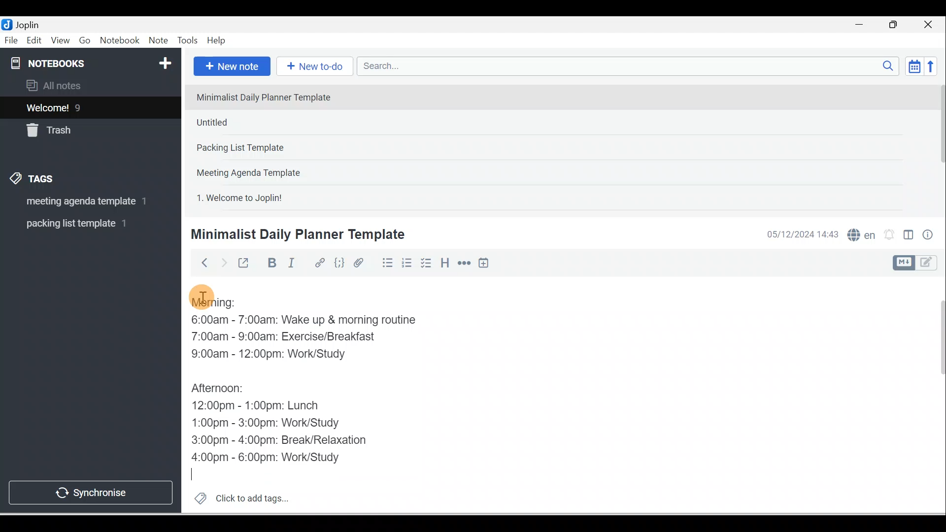 This screenshot has width=946, height=532. What do you see at coordinates (86, 41) in the screenshot?
I see `Go` at bounding box center [86, 41].